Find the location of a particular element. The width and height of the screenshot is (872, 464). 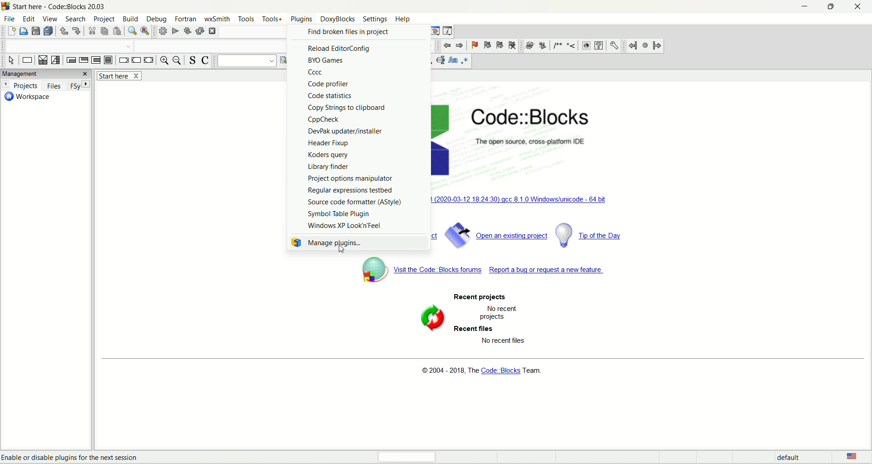

view is located at coordinates (51, 18).